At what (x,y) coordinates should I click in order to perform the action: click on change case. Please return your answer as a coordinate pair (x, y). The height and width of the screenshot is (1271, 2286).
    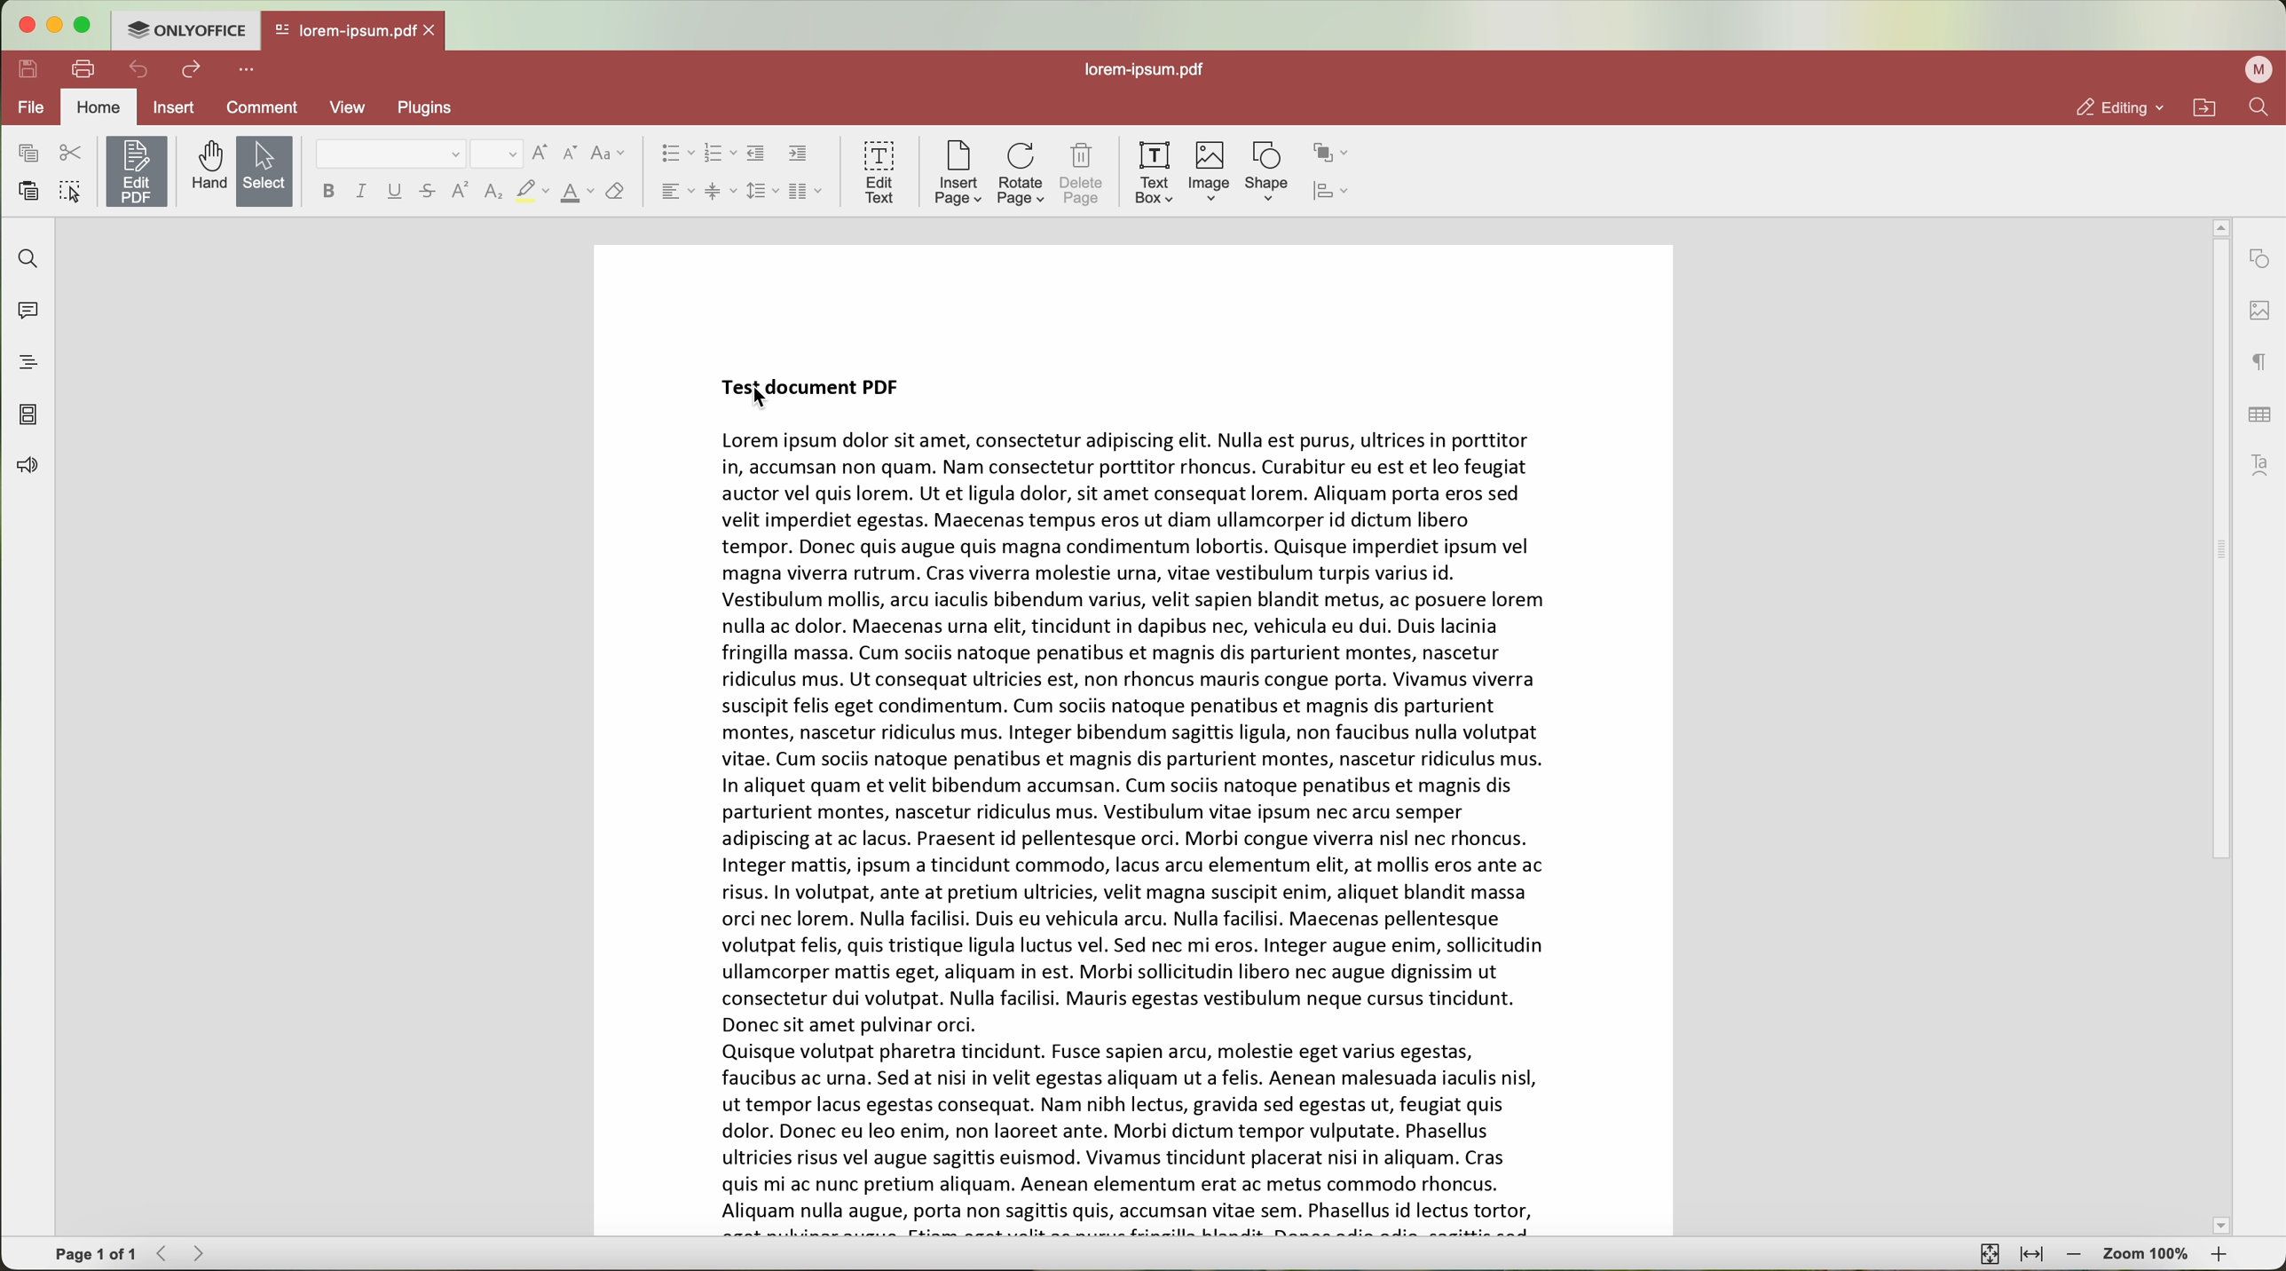
    Looking at the image, I should click on (611, 156).